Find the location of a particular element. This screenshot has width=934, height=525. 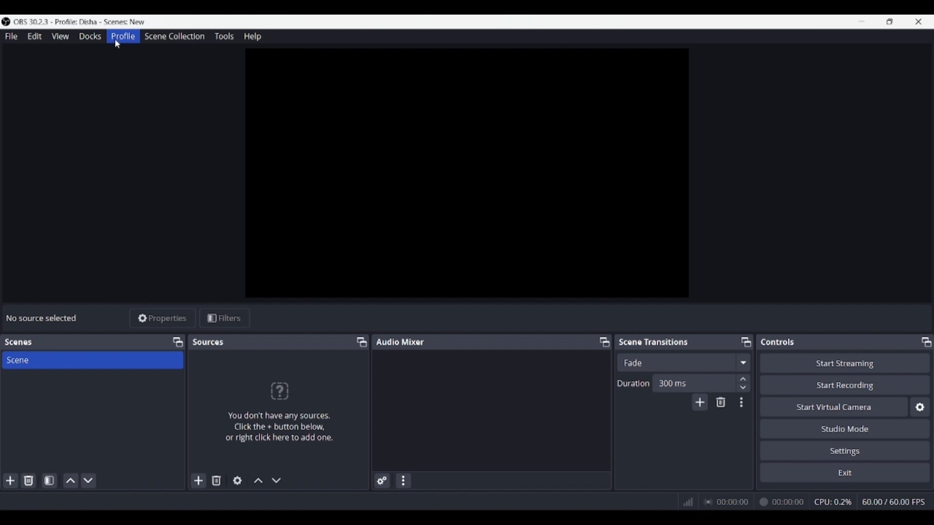

Start streaming is located at coordinates (845, 363).